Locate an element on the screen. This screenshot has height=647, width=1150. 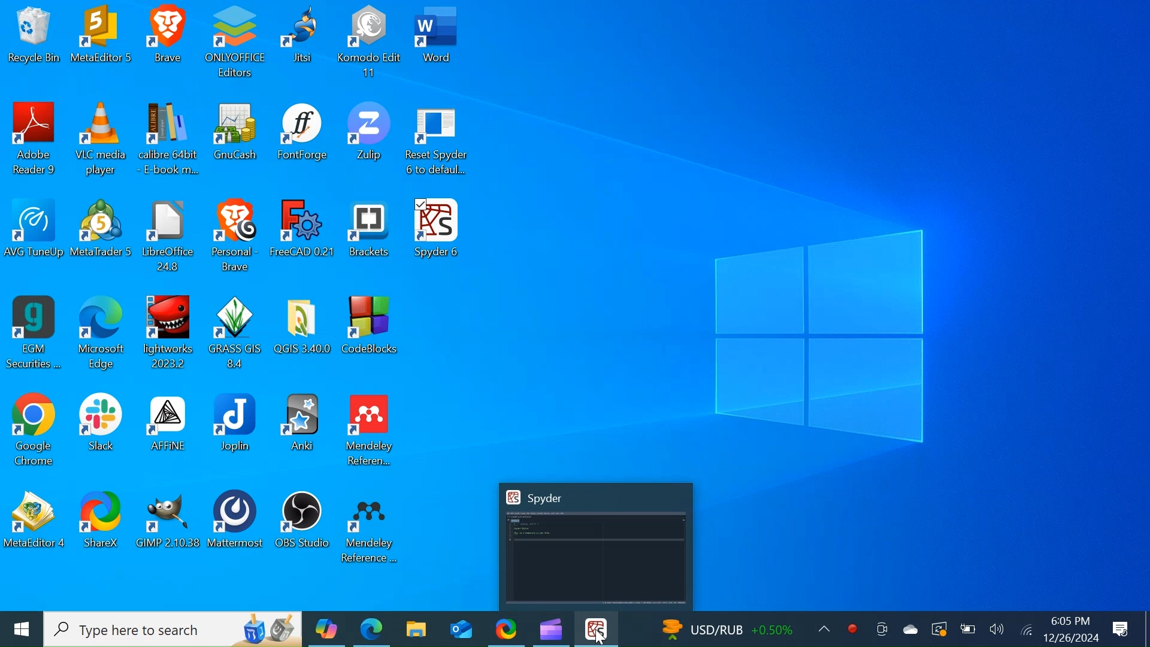
AFFiNE is located at coordinates (167, 431).